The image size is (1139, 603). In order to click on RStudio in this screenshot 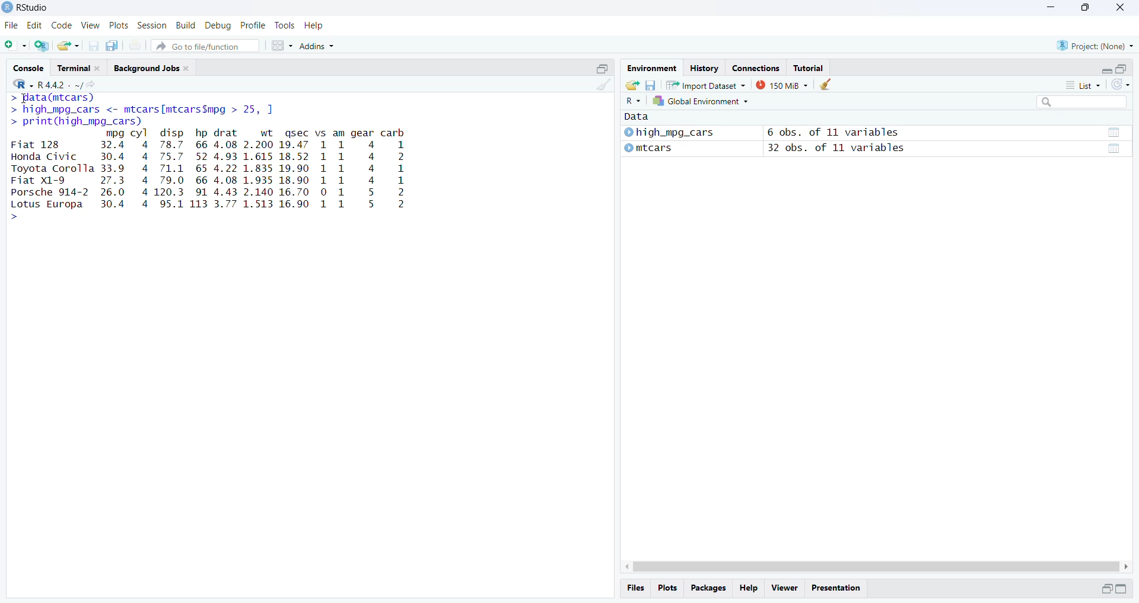, I will do `click(32, 7)`.